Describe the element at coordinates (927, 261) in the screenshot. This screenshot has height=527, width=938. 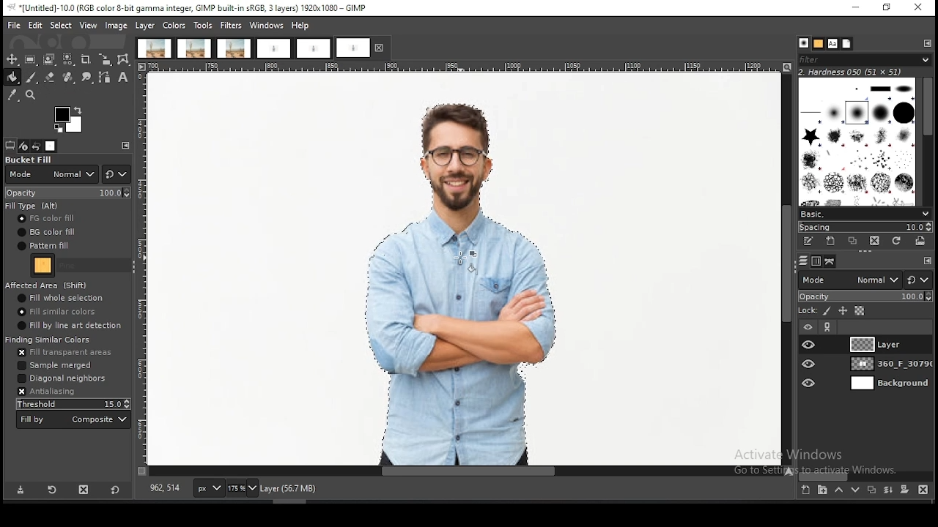
I see `configure this tab` at that location.